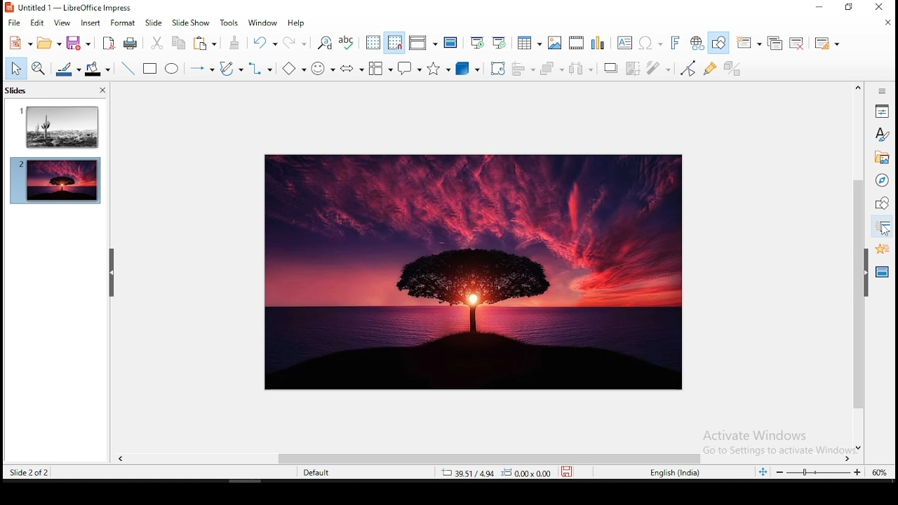 This screenshot has height=505, width=898. I want to click on line, so click(126, 66).